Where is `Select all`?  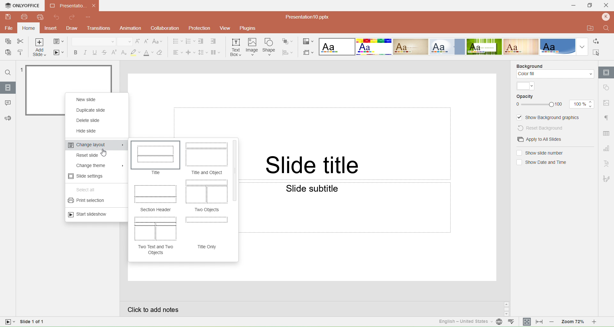 Select all is located at coordinates (88, 190).